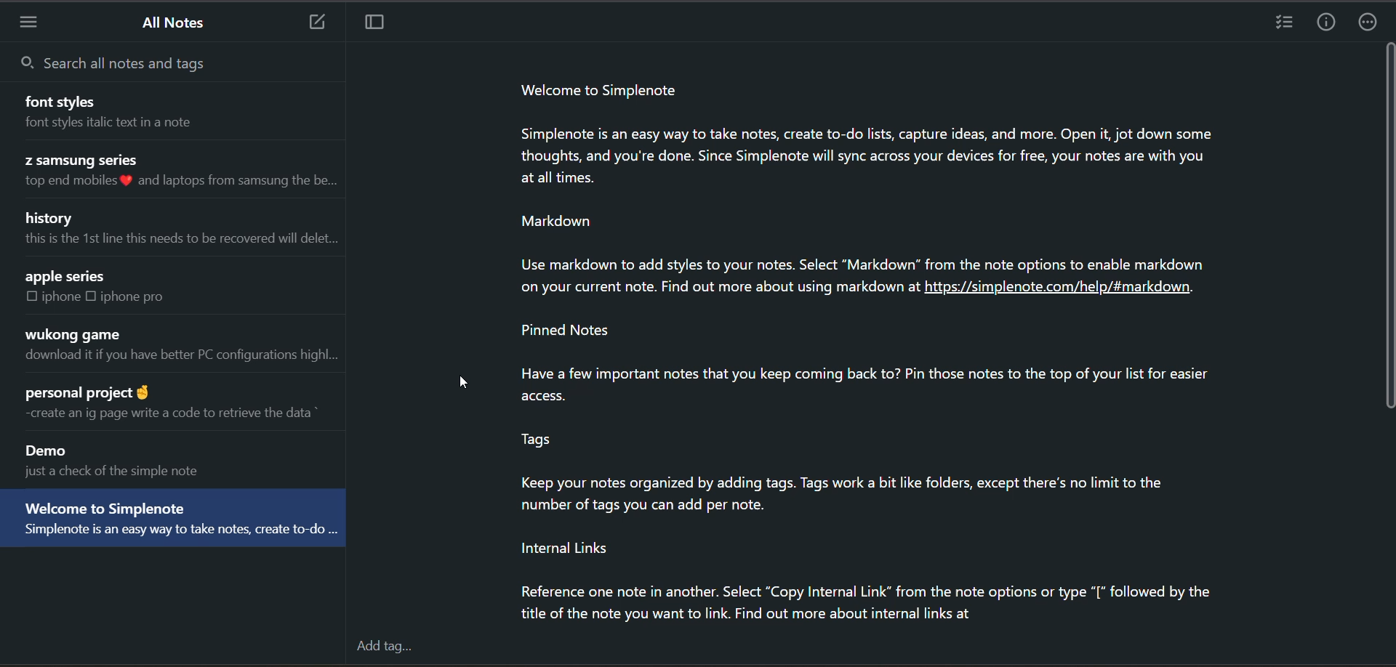  Describe the element at coordinates (1328, 22) in the screenshot. I see `info` at that location.